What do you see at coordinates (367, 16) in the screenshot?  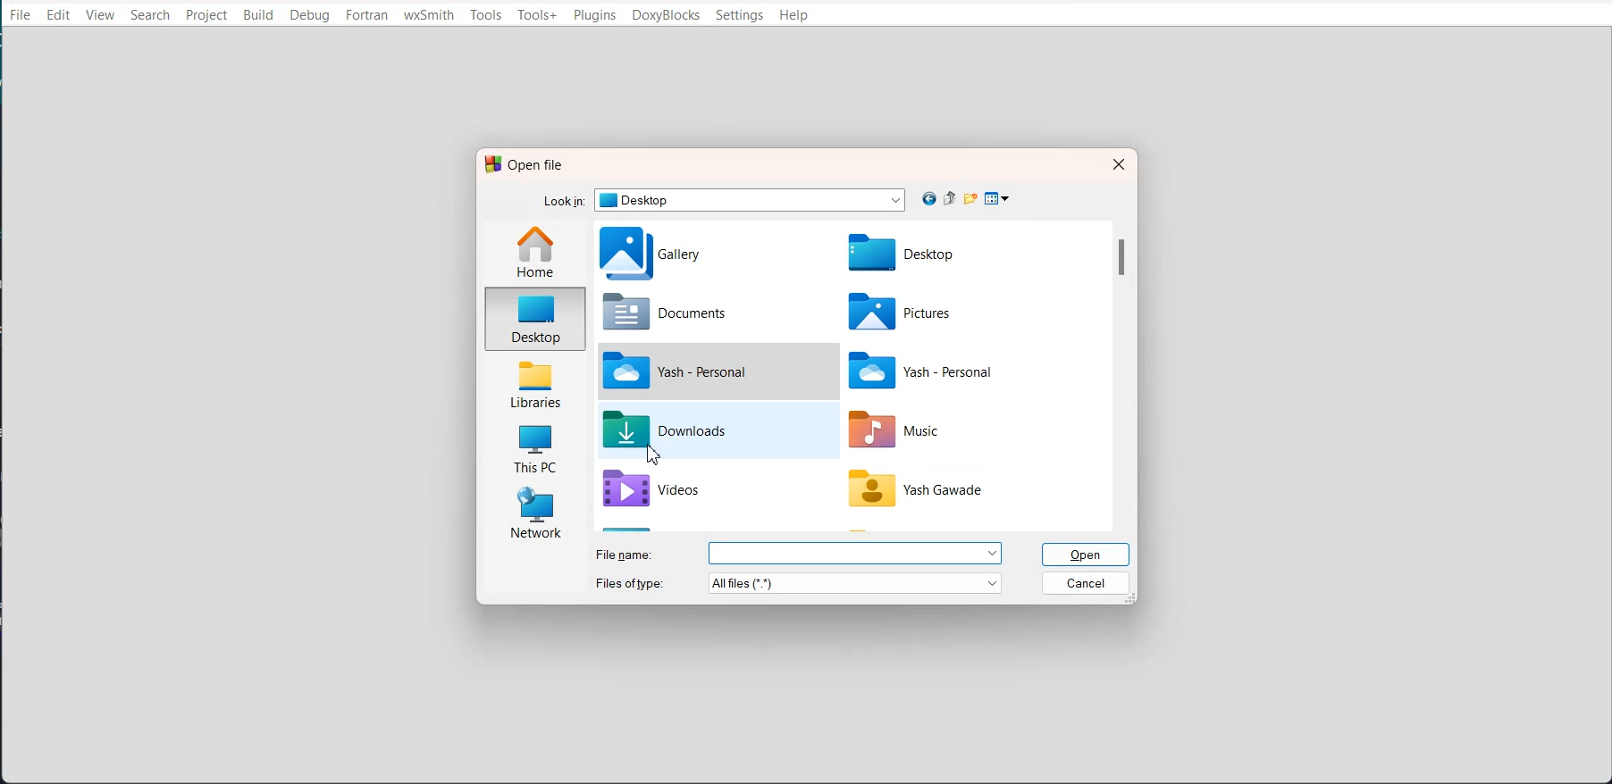 I see `Fortran` at bounding box center [367, 16].